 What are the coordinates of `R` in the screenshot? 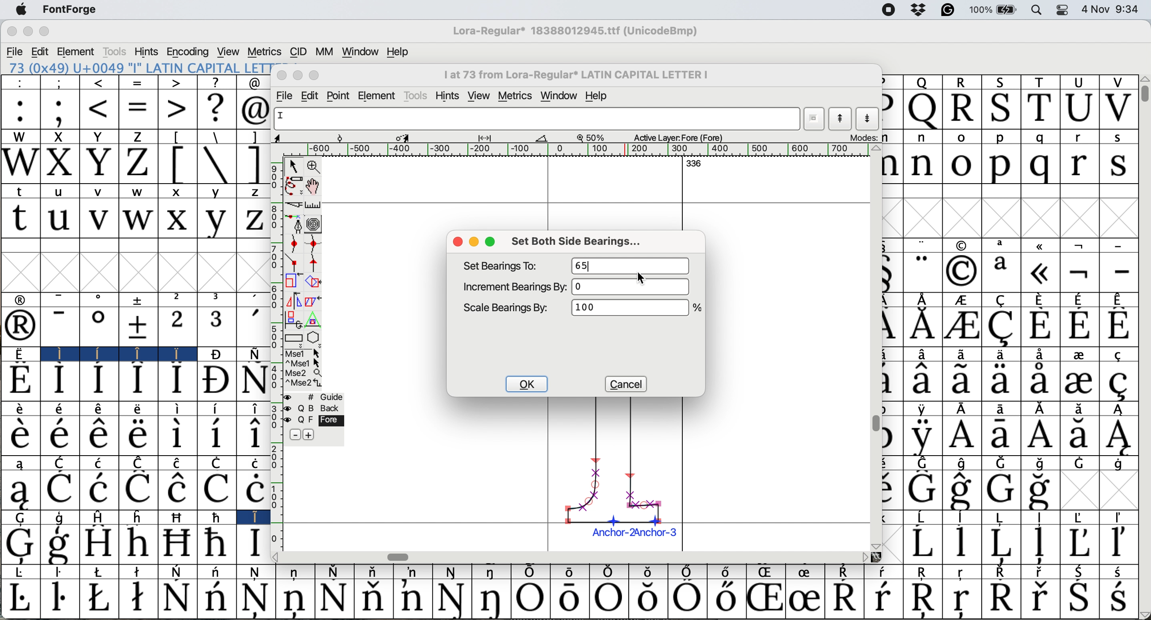 It's located at (963, 109).